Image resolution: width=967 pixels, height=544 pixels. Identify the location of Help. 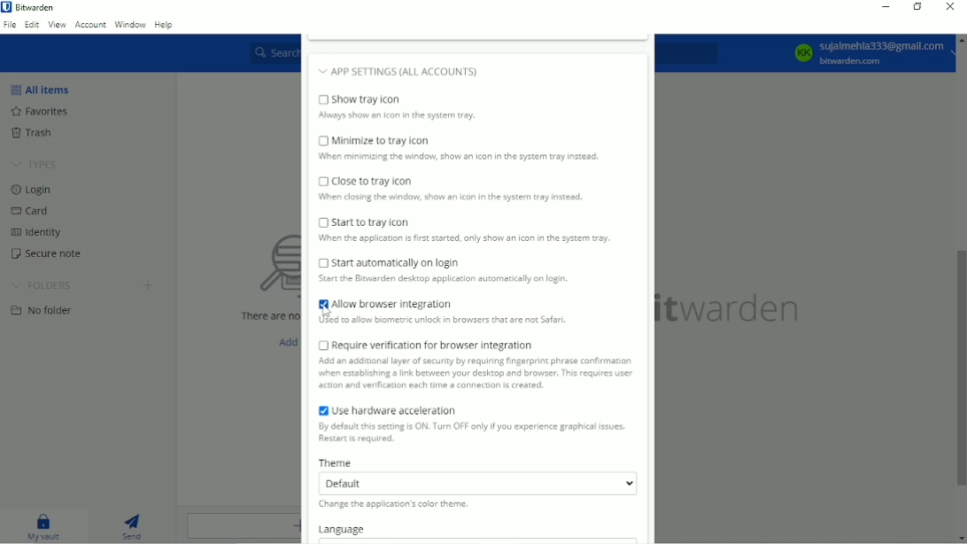
(165, 25).